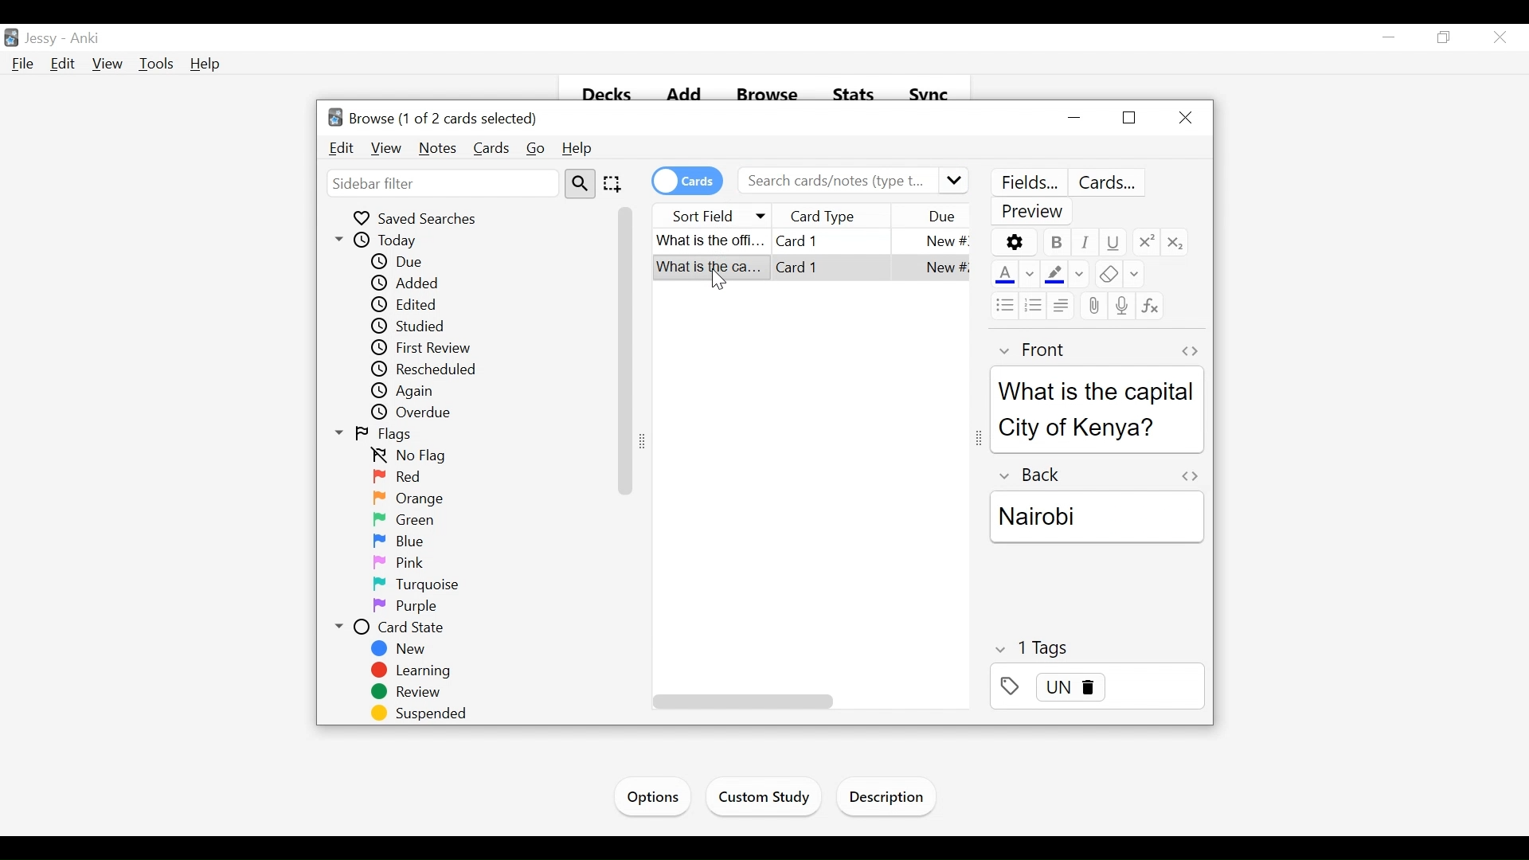 This screenshot has width=1529, height=860. I want to click on Browse (out of cards selected), so click(436, 119).